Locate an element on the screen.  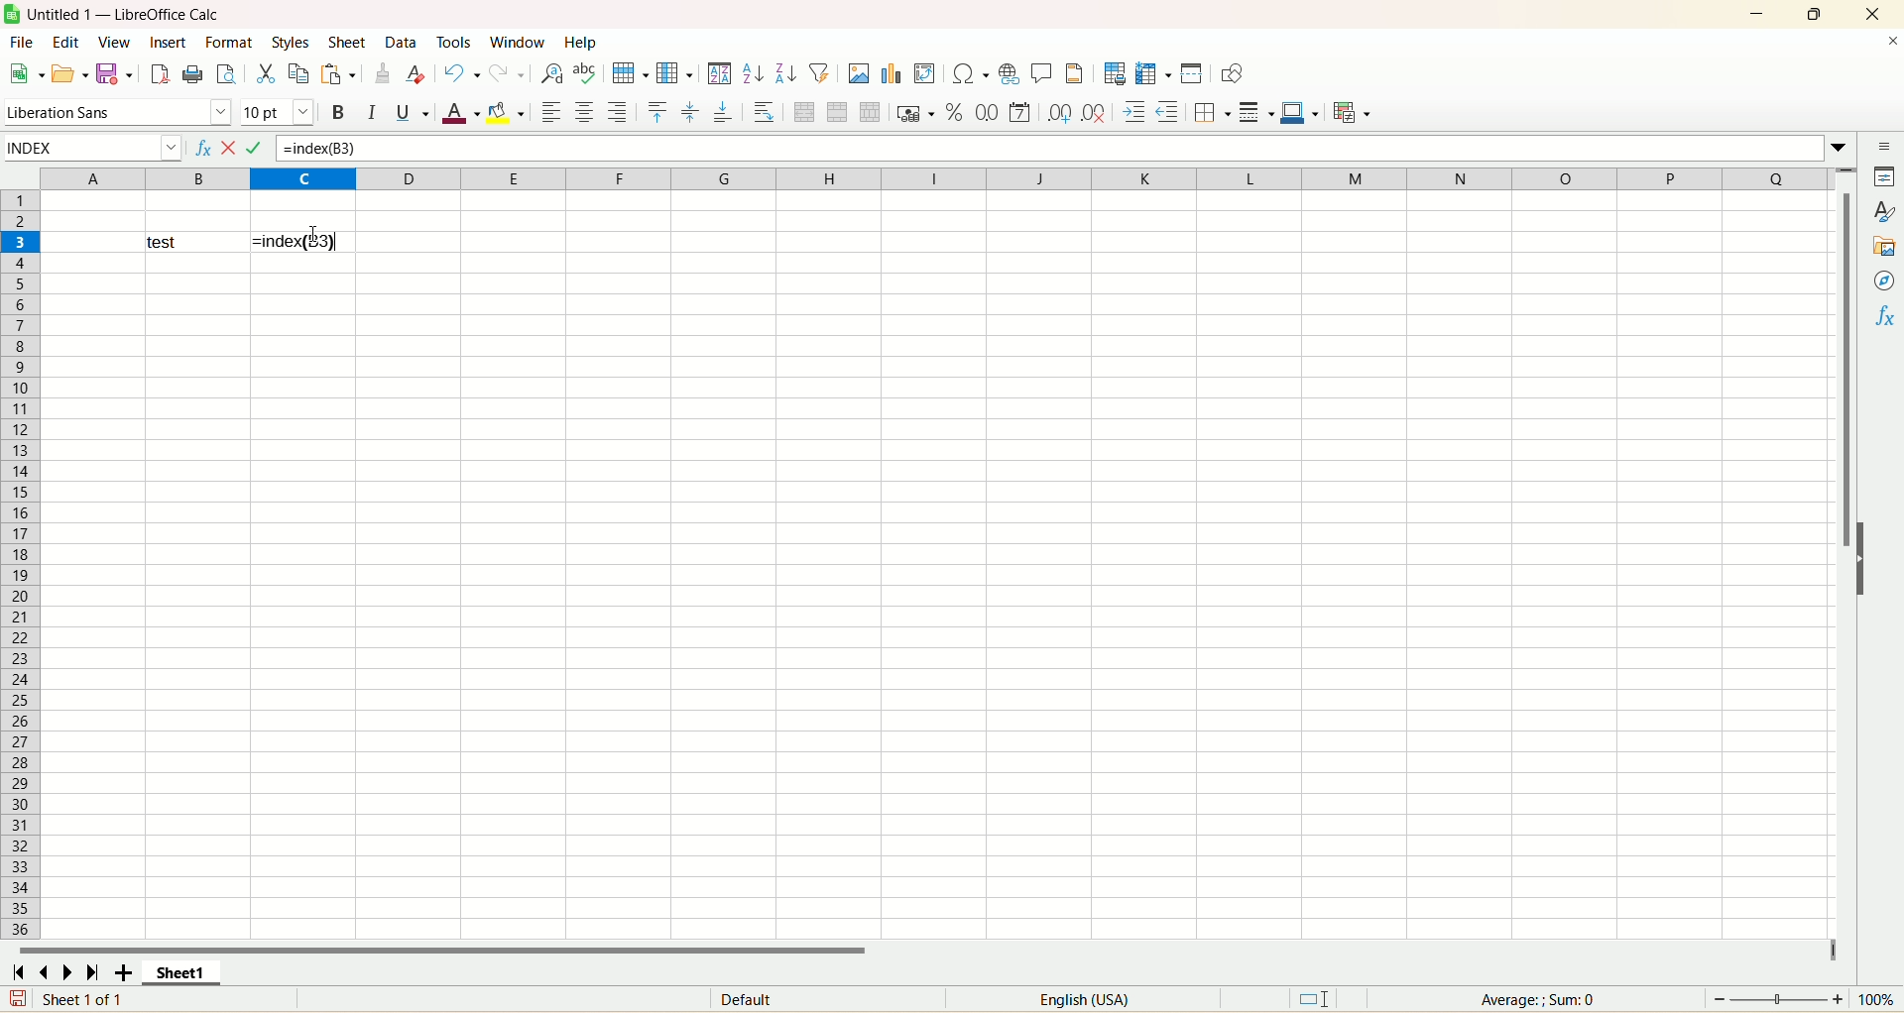
Formula is located at coordinates (265, 149).